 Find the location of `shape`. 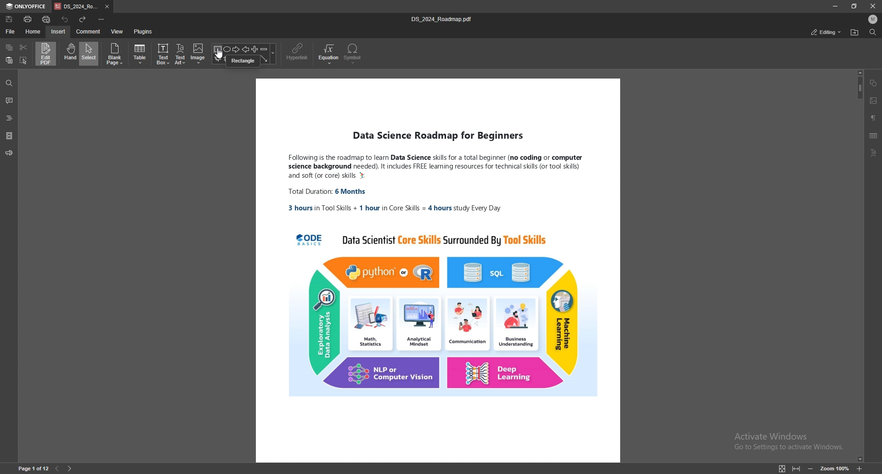

shape is located at coordinates (874, 83).